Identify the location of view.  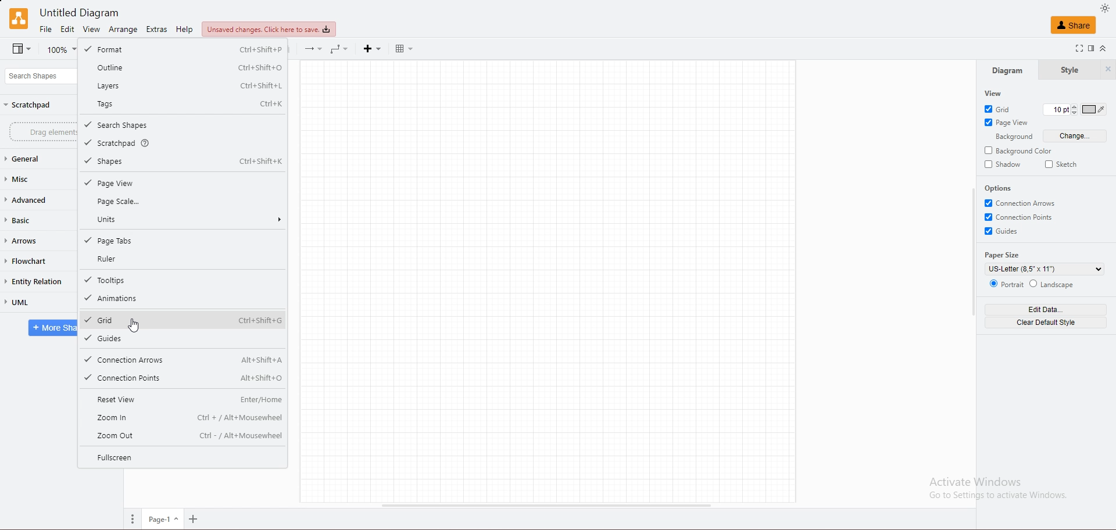
(91, 30).